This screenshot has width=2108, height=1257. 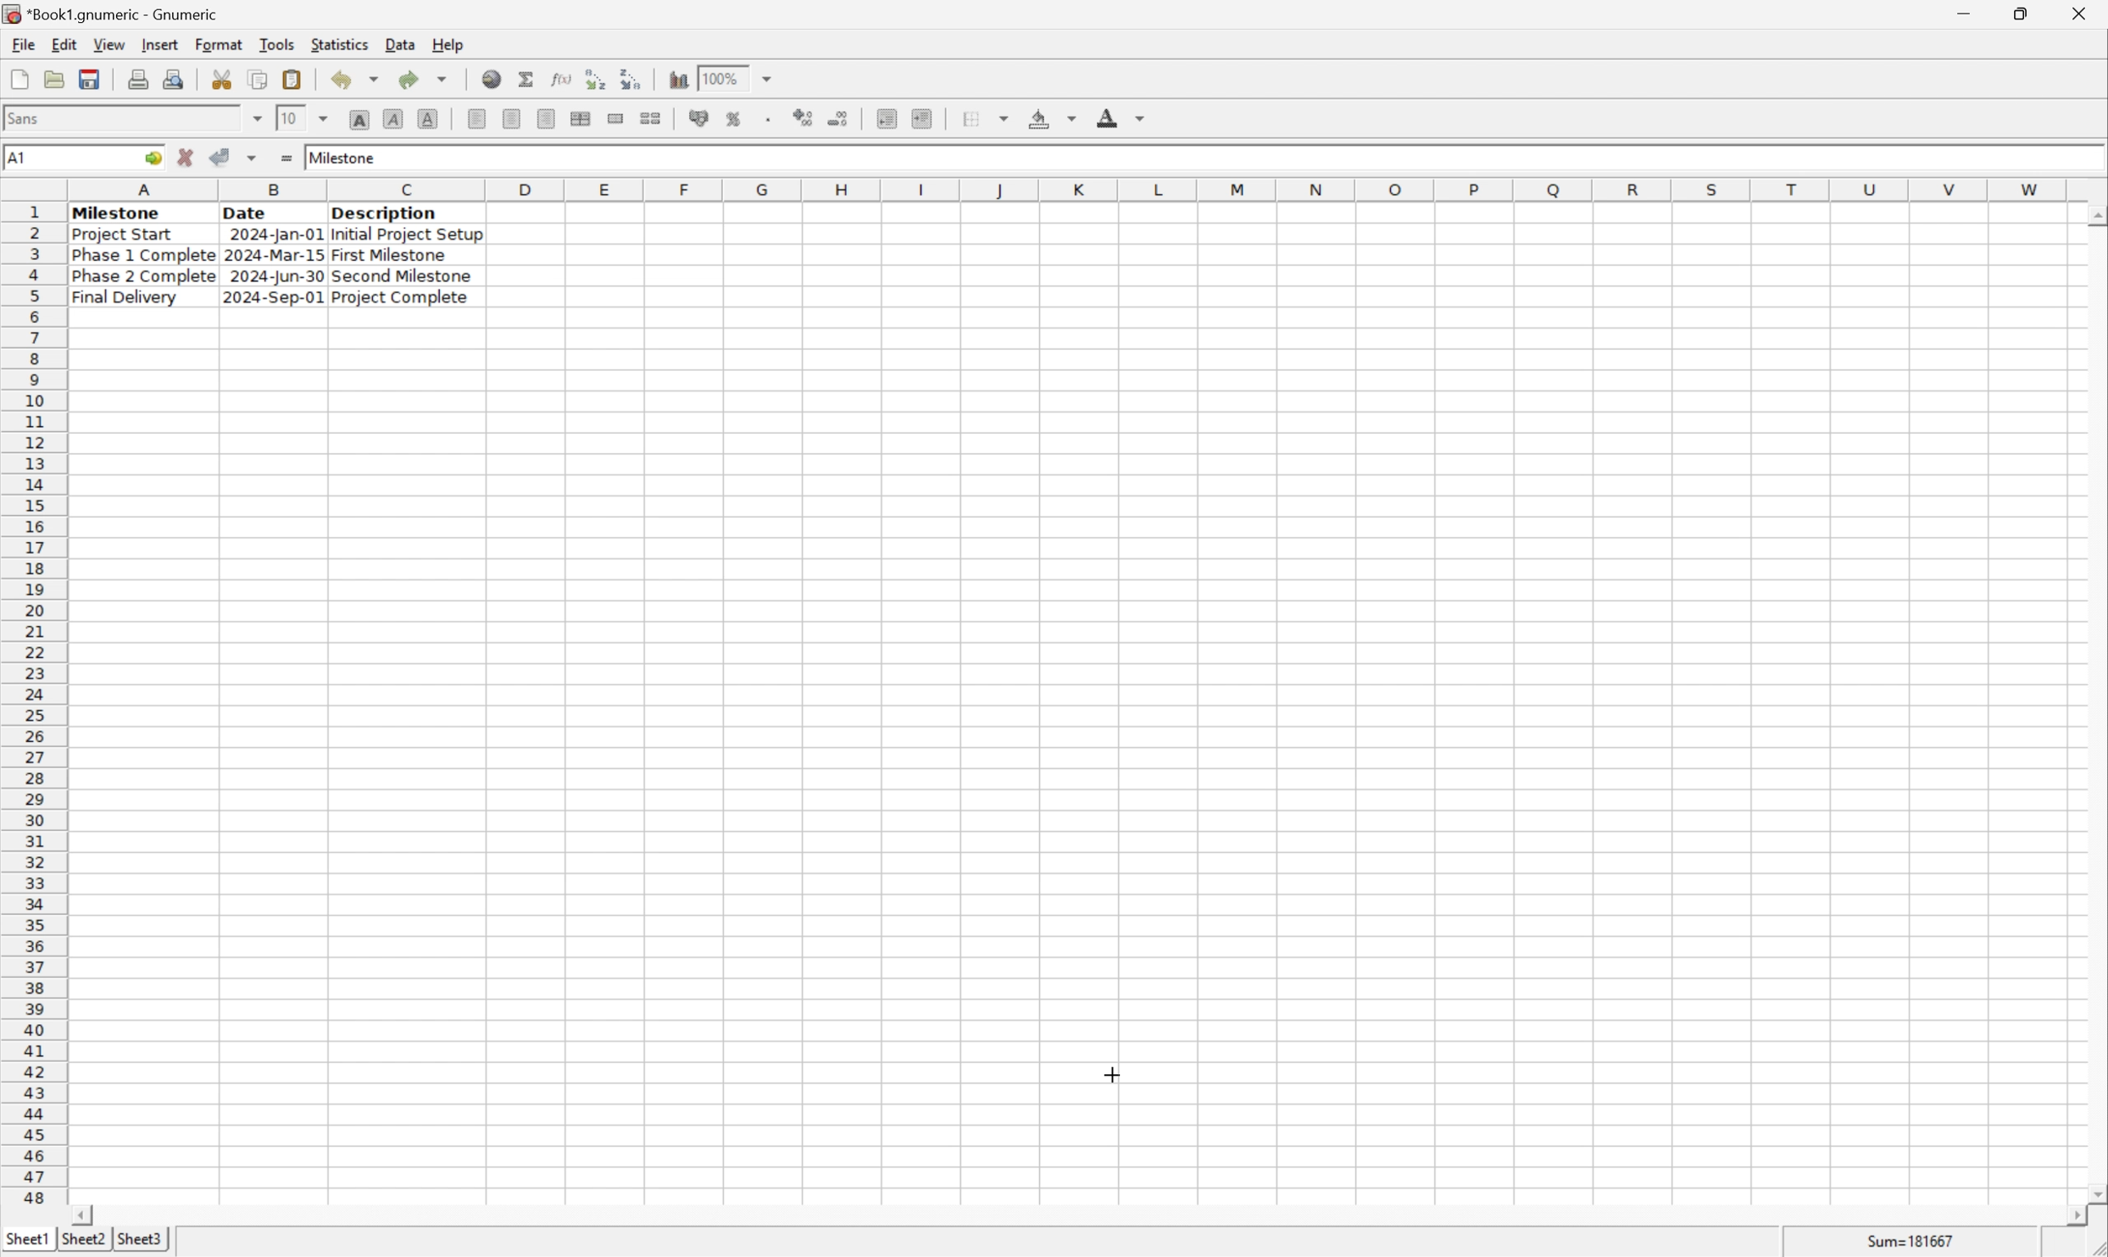 What do you see at coordinates (57, 79) in the screenshot?
I see `open a file` at bounding box center [57, 79].